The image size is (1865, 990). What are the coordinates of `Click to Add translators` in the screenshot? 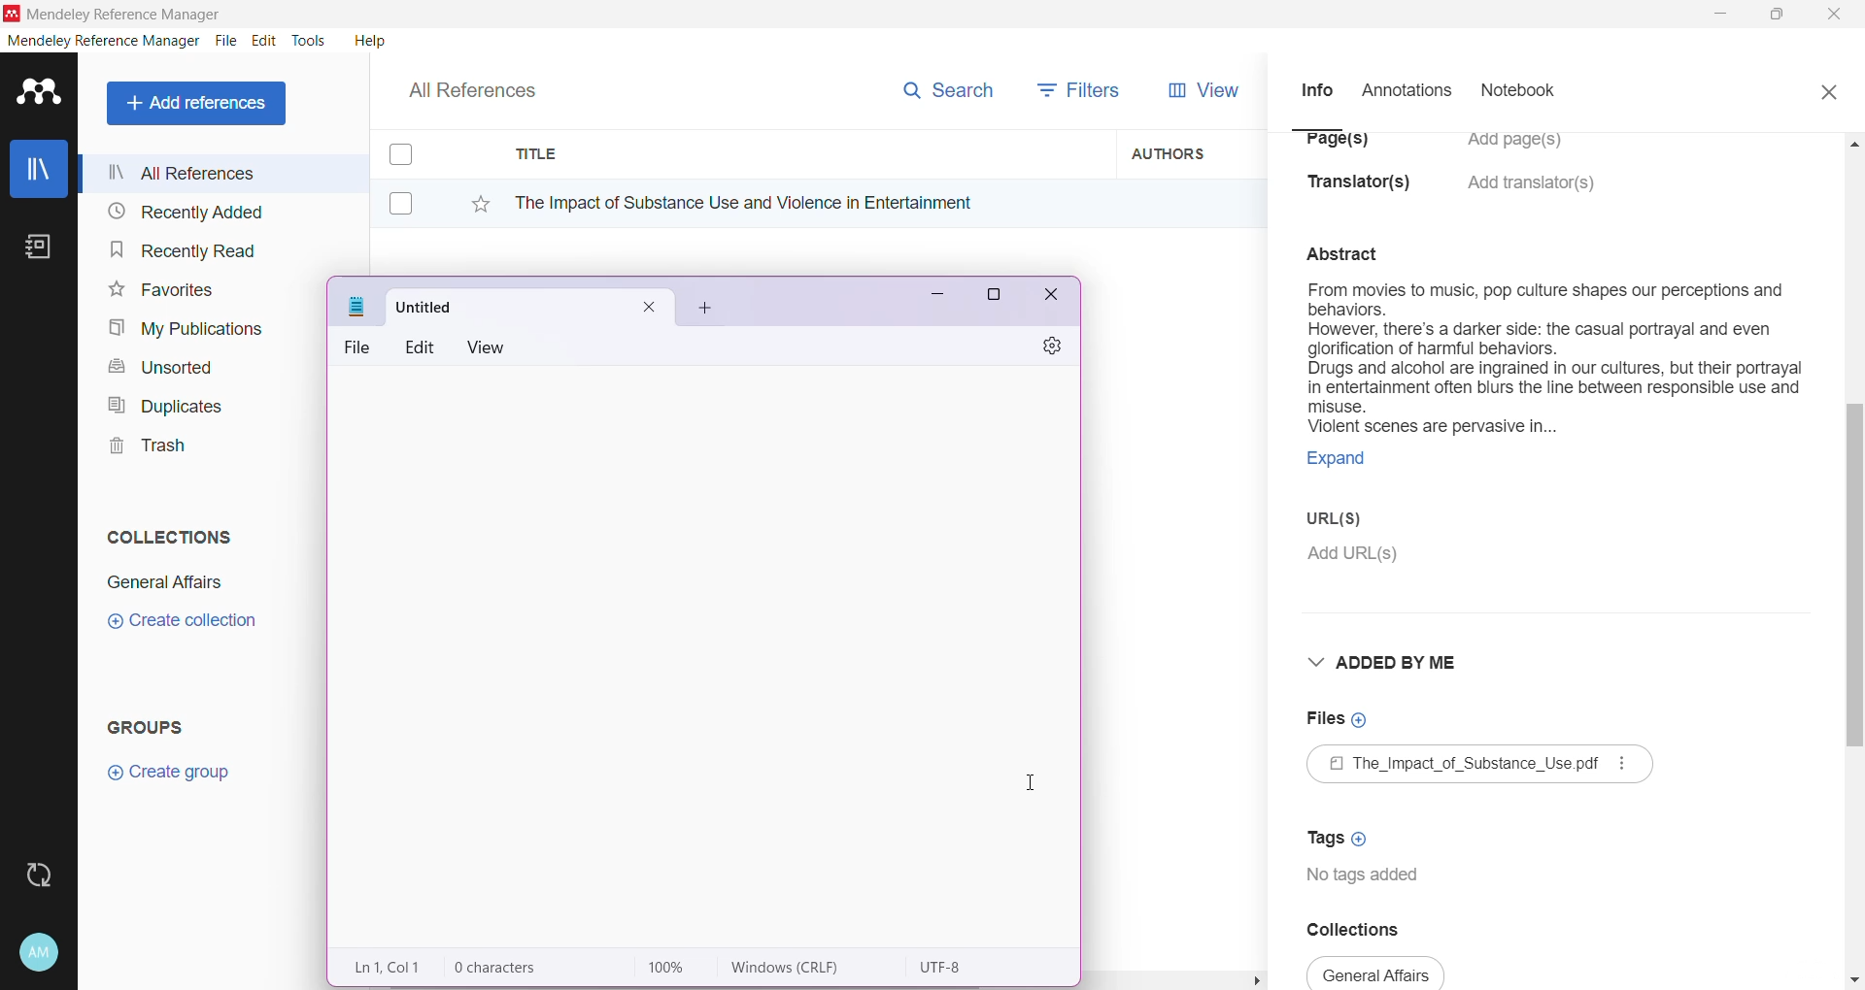 It's located at (1534, 194).